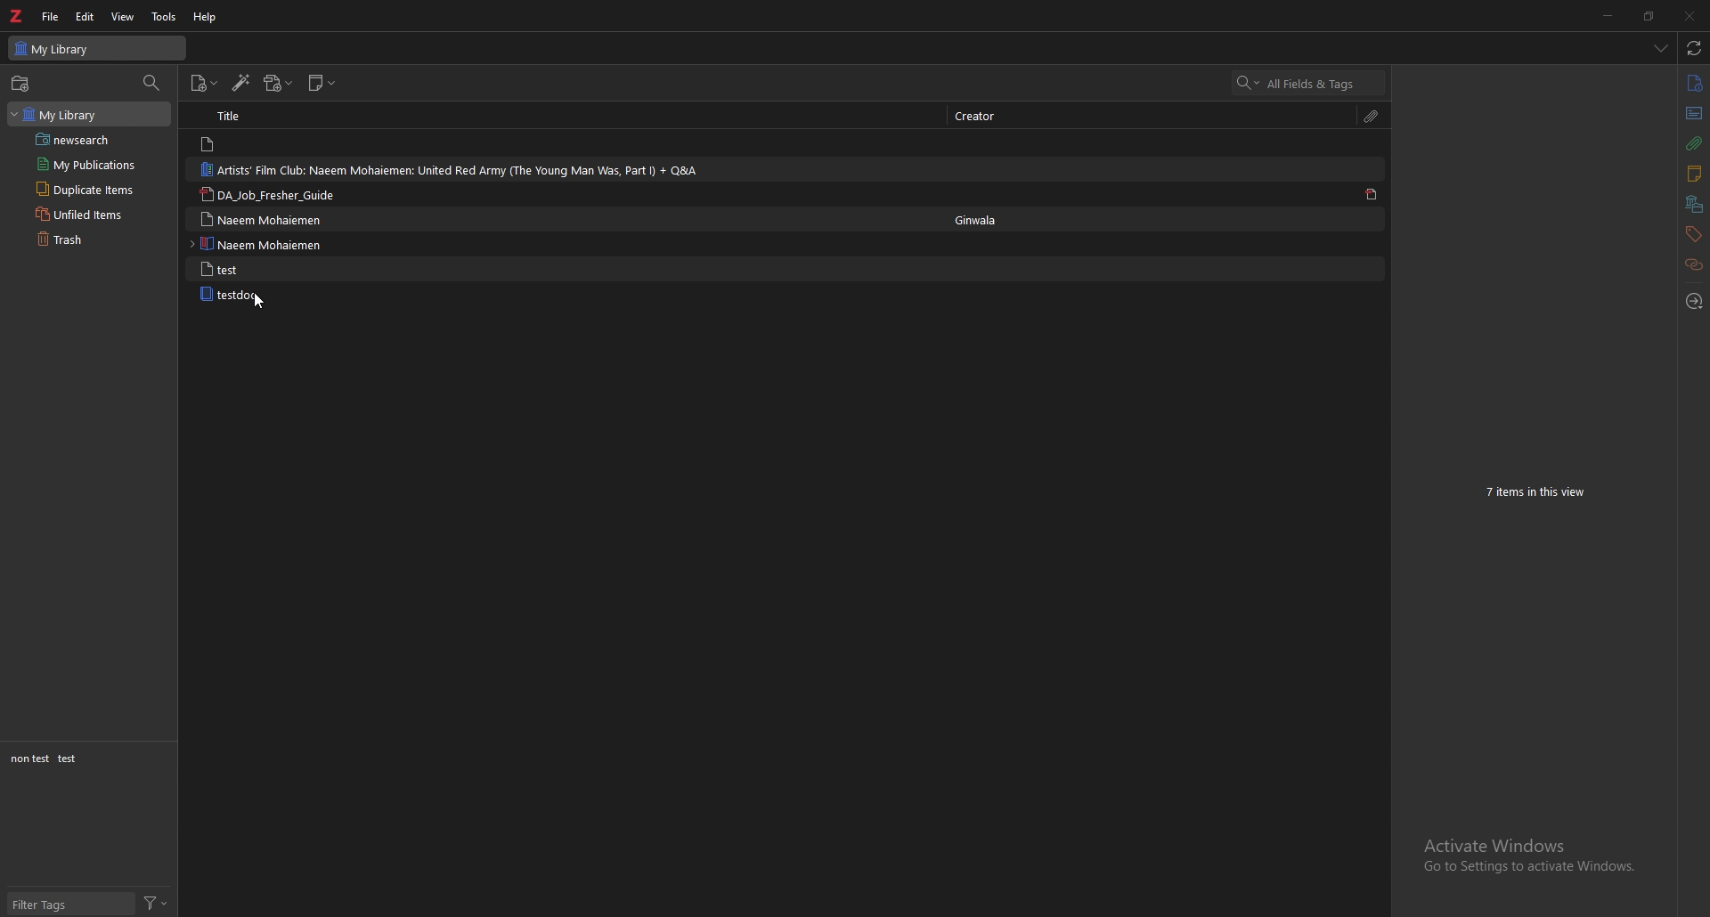  Describe the element at coordinates (1695, 82) in the screenshot. I see `info` at that location.